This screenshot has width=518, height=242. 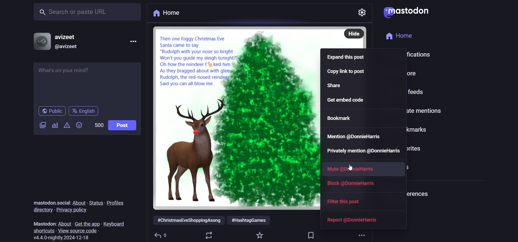 I want to click on privacy policy, so click(x=73, y=210).